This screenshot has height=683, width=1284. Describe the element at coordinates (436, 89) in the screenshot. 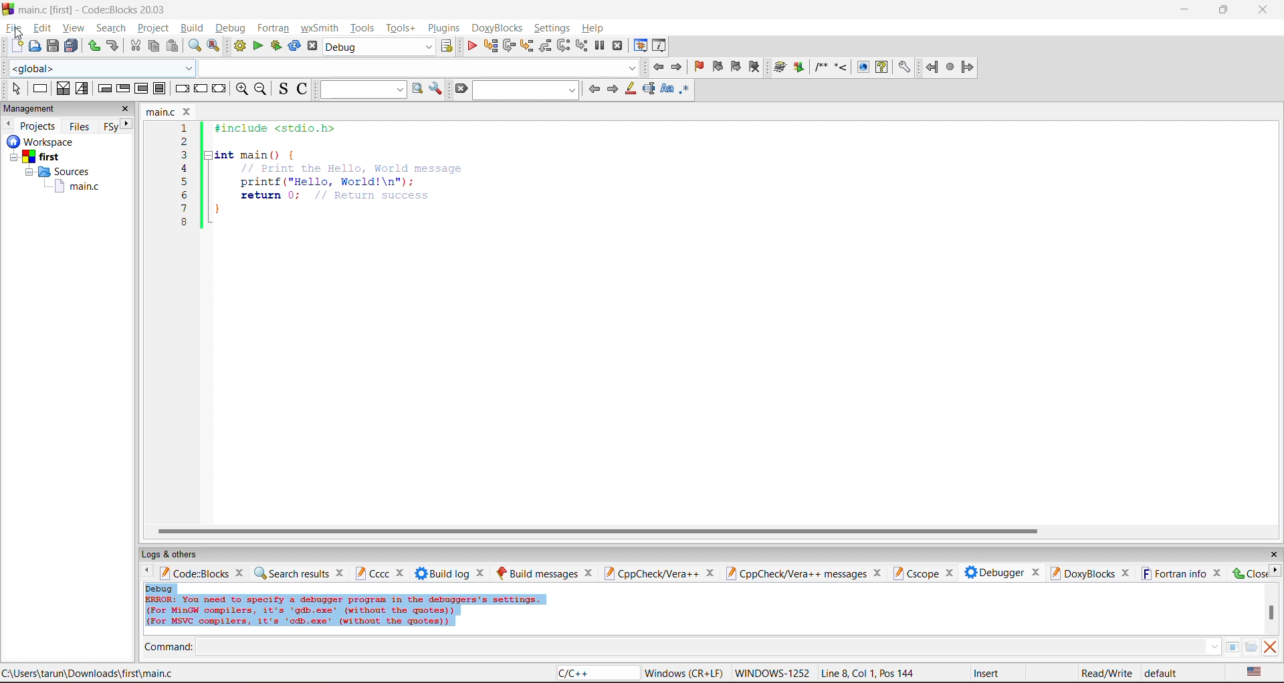

I see `show options window` at that location.